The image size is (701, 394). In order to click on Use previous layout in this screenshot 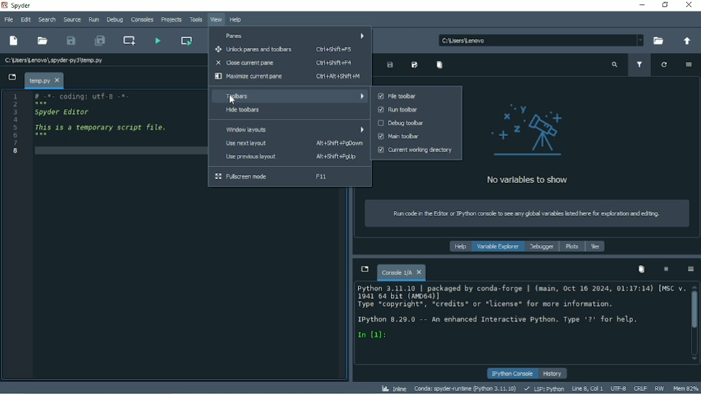, I will do `click(286, 157)`.